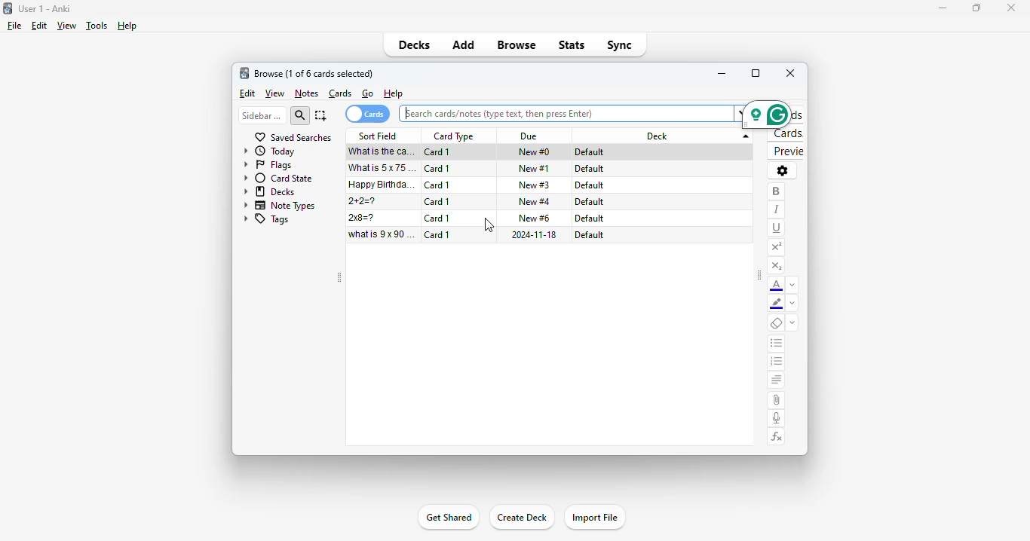 The height and width of the screenshot is (541, 1030). I want to click on create deck, so click(522, 518).